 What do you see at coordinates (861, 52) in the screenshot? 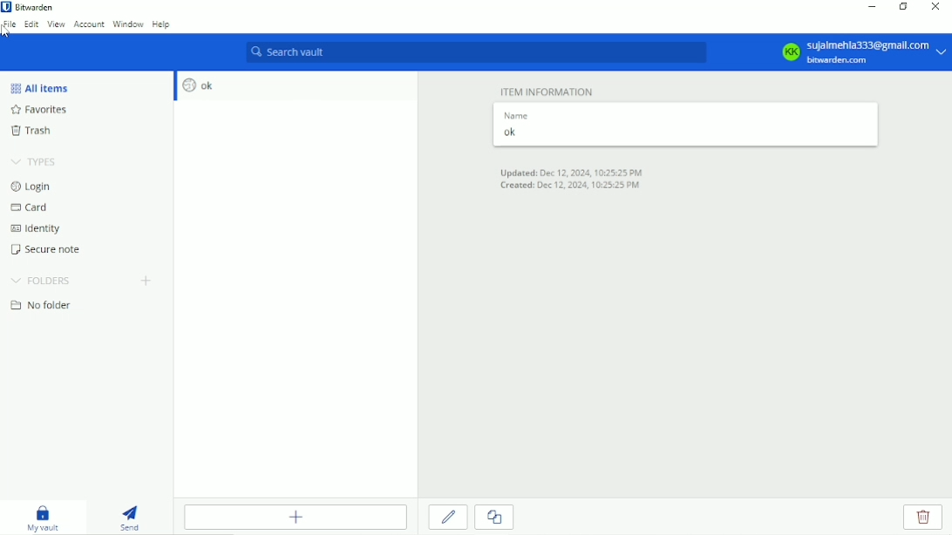
I see `KK sujalmehla333@gmail.com       bitwarden.com` at bounding box center [861, 52].